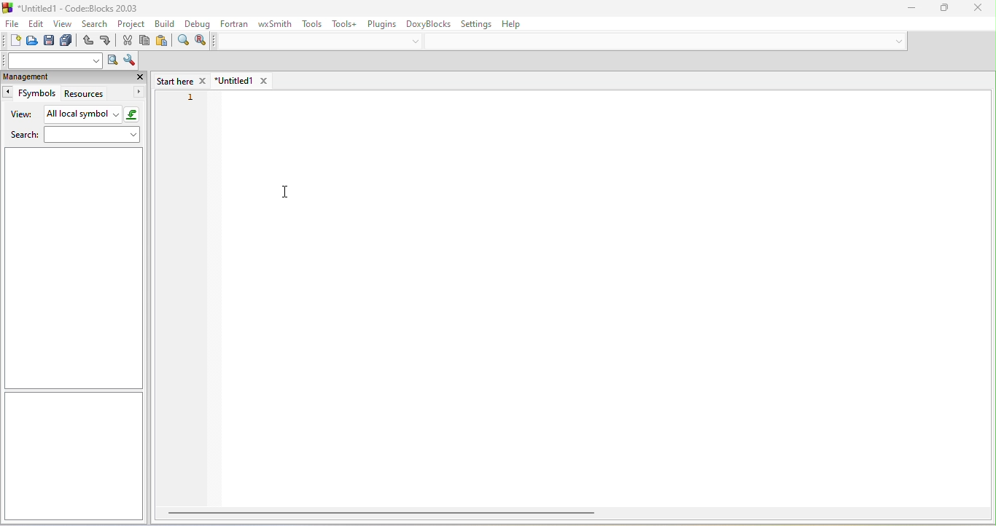 The image size is (996, 526). Describe the element at coordinates (192, 98) in the screenshot. I see `1` at that location.